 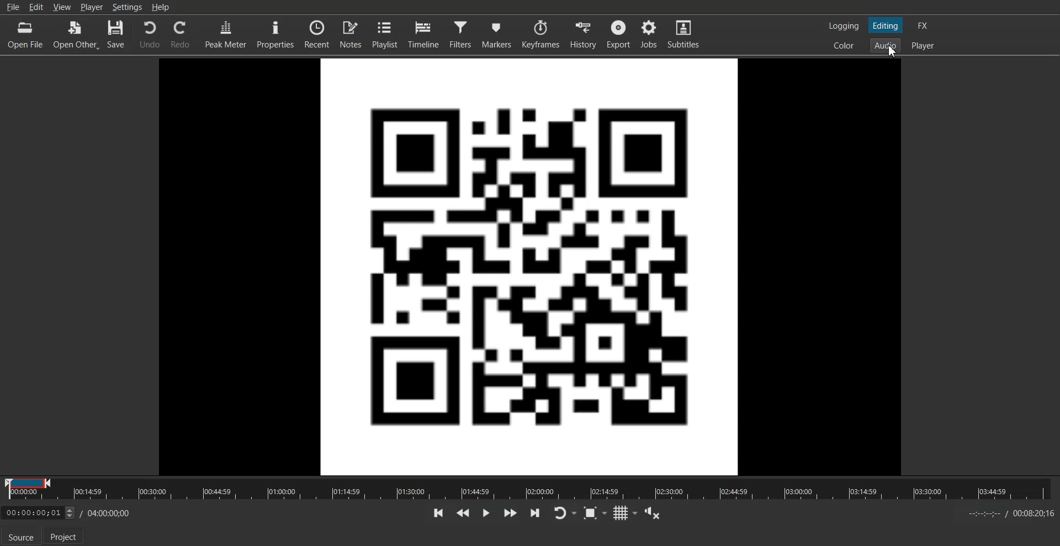 I want to click on Redo, so click(x=182, y=34).